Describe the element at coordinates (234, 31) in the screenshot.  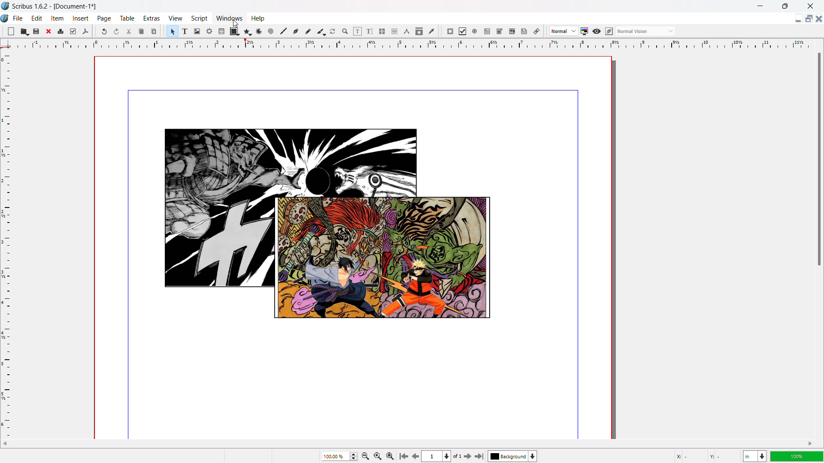
I see `shape` at that location.